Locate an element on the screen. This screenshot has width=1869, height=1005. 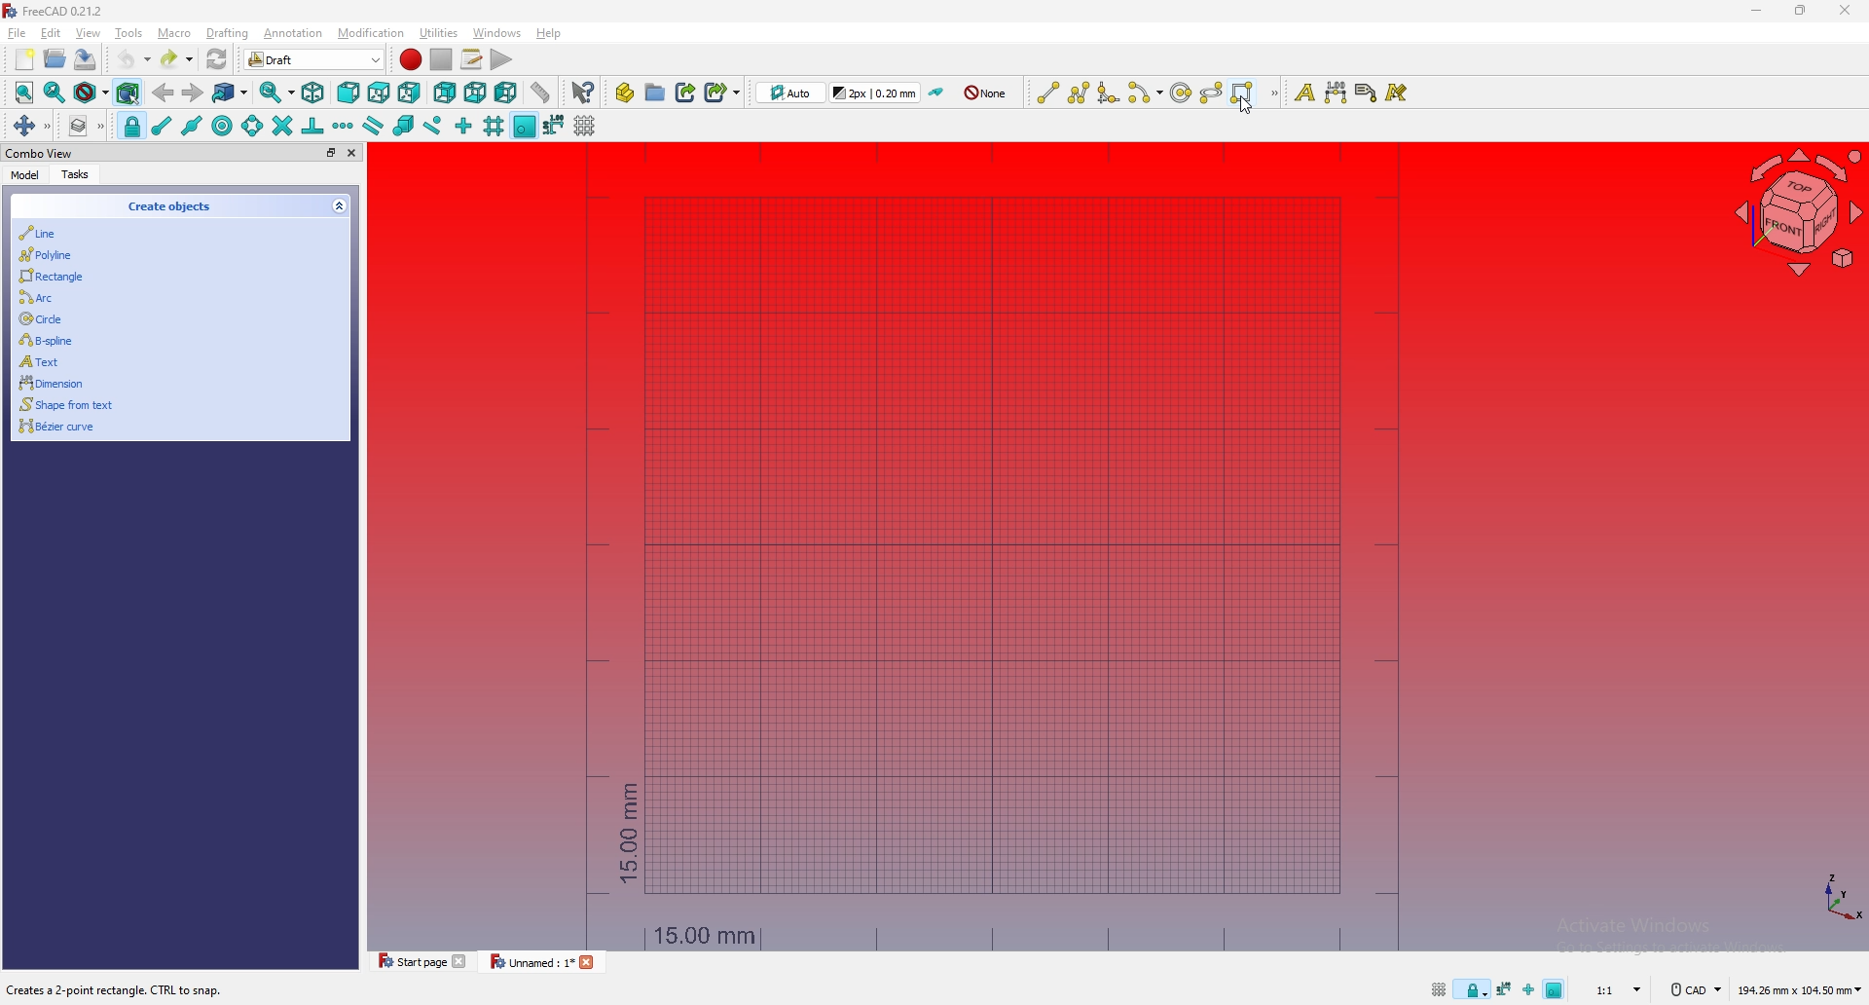
rear is located at coordinates (445, 94).